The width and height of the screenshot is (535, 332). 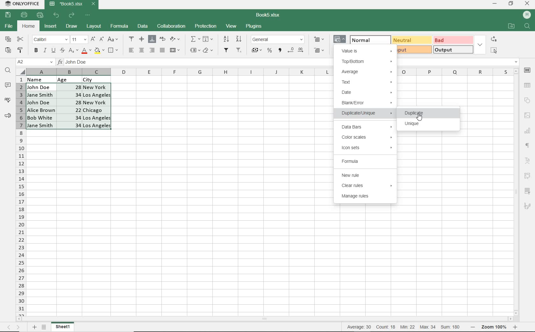 What do you see at coordinates (206, 26) in the screenshot?
I see `PROTECTION` at bounding box center [206, 26].